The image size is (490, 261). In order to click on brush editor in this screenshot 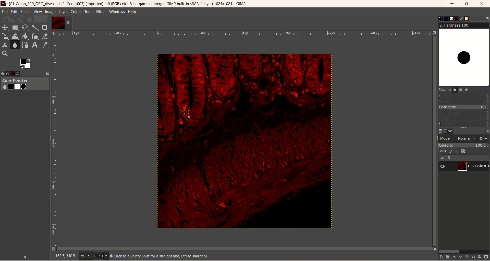, I will do `click(462, 19)`.